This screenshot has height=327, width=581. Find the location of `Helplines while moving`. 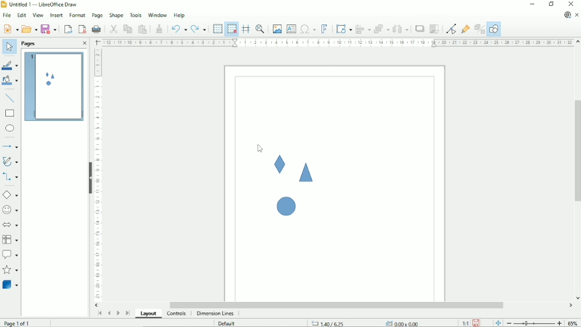

Helplines while moving is located at coordinates (245, 29).